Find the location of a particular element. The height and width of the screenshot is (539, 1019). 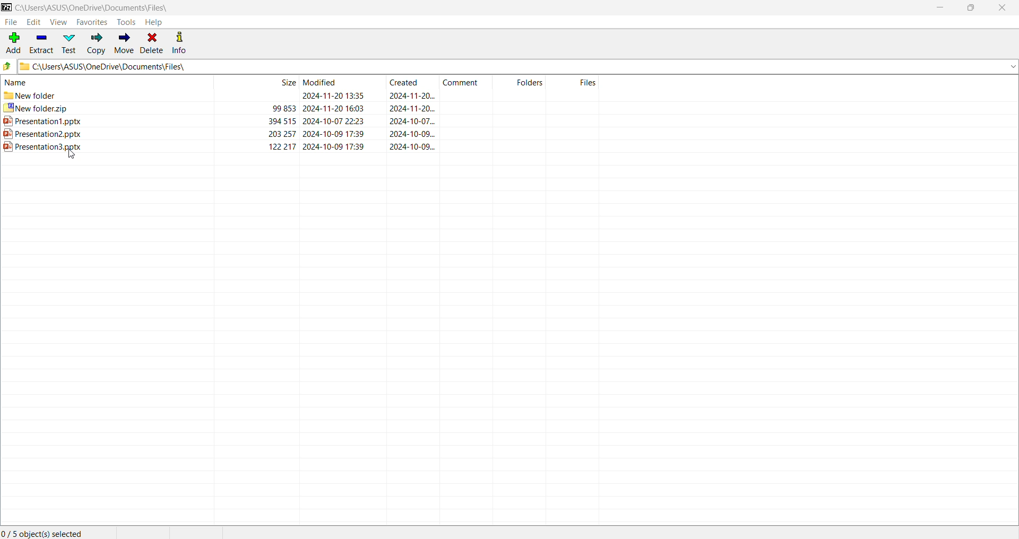

Favorites is located at coordinates (91, 23).